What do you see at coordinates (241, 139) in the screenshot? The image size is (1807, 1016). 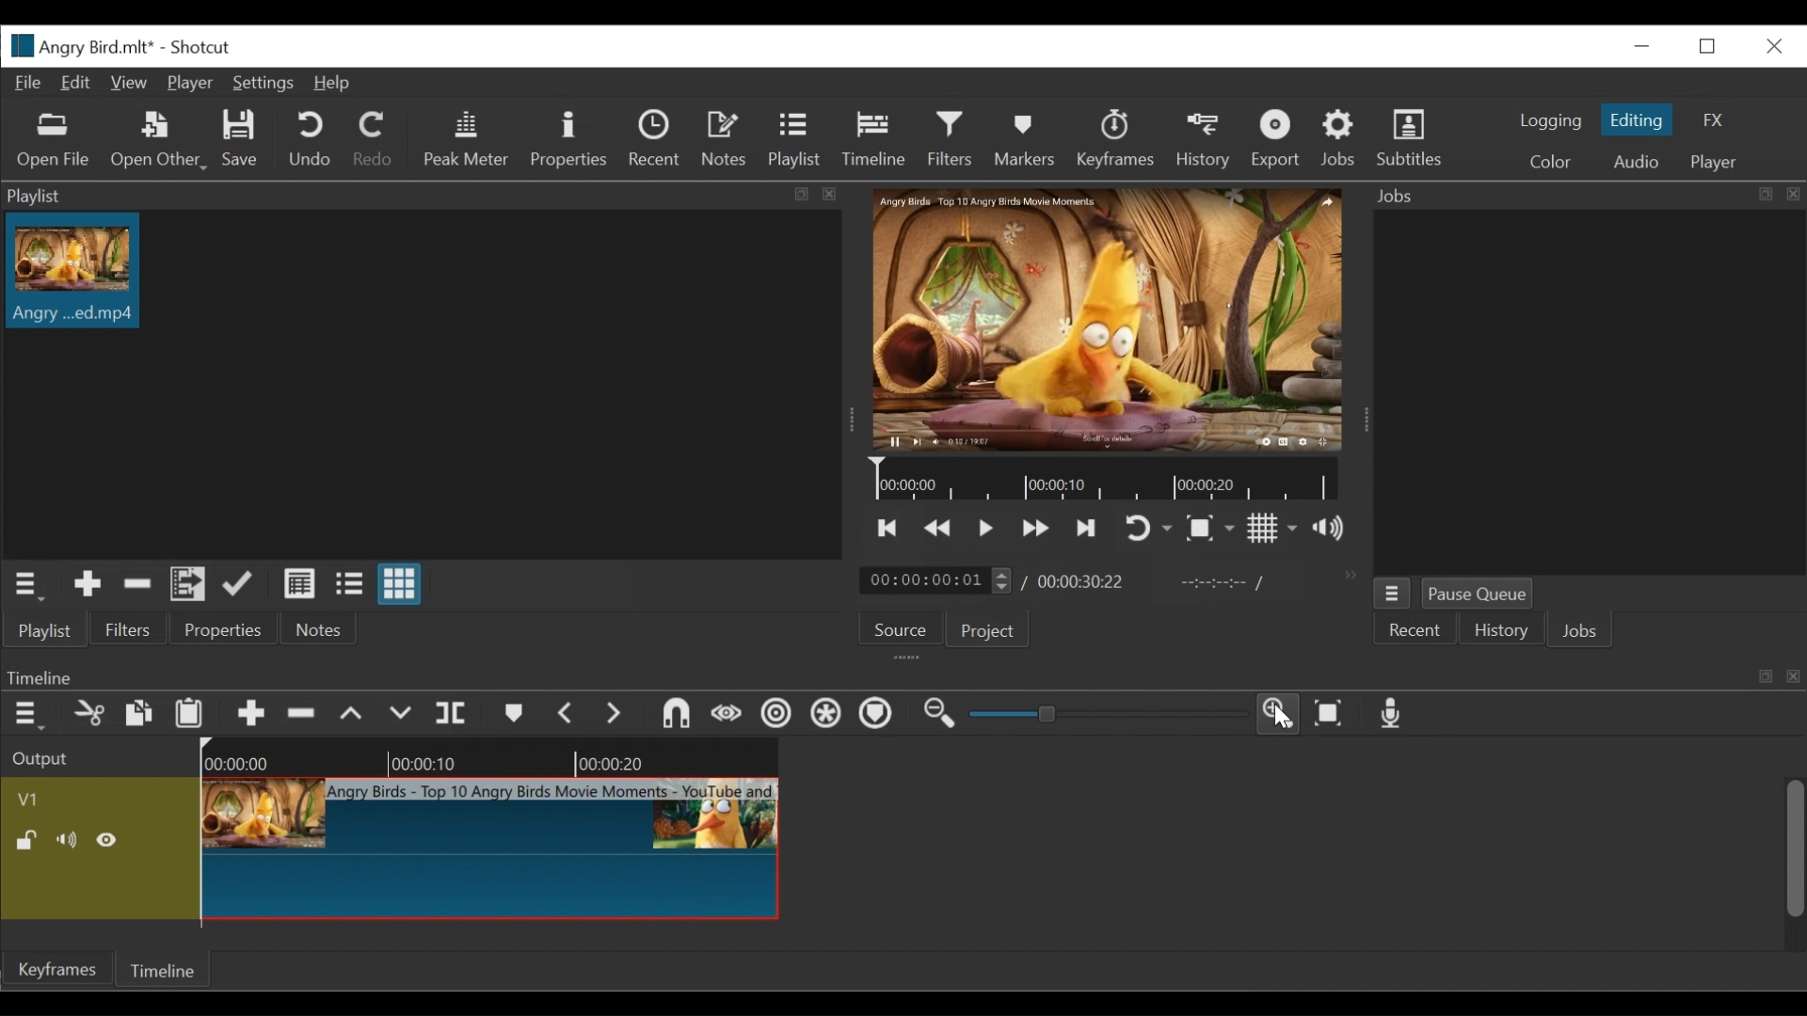 I see `Save` at bounding box center [241, 139].